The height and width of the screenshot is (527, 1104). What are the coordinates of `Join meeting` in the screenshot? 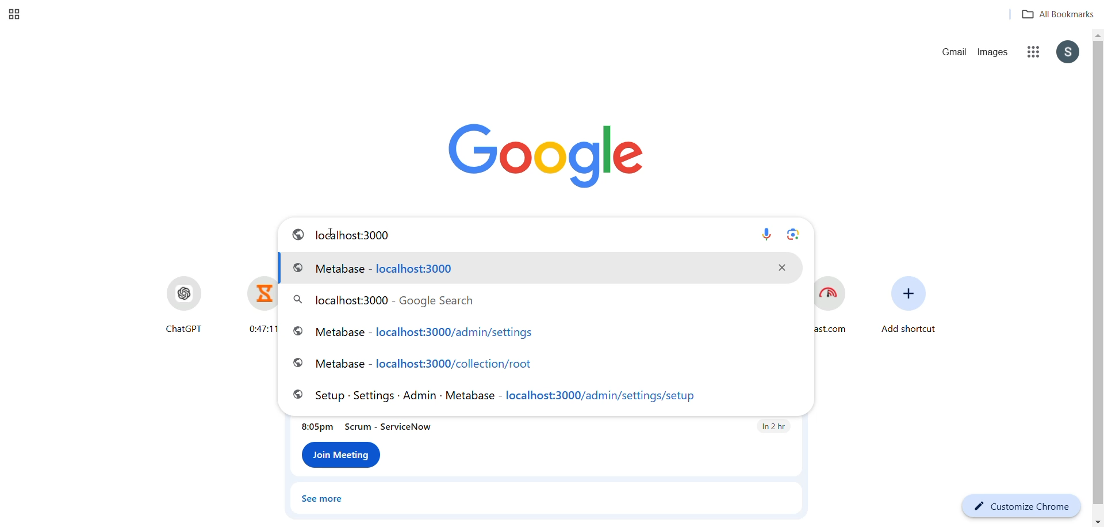 It's located at (343, 456).